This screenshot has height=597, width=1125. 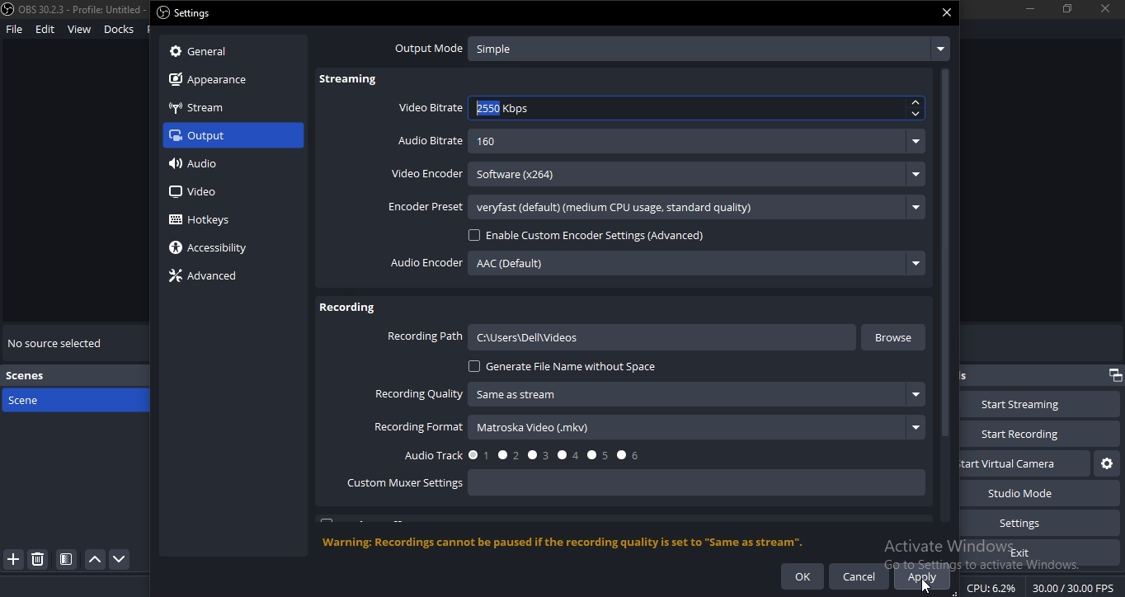 What do you see at coordinates (96, 560) in the screenshot?
I see `move scene up ` at bounding box center [96, 560].